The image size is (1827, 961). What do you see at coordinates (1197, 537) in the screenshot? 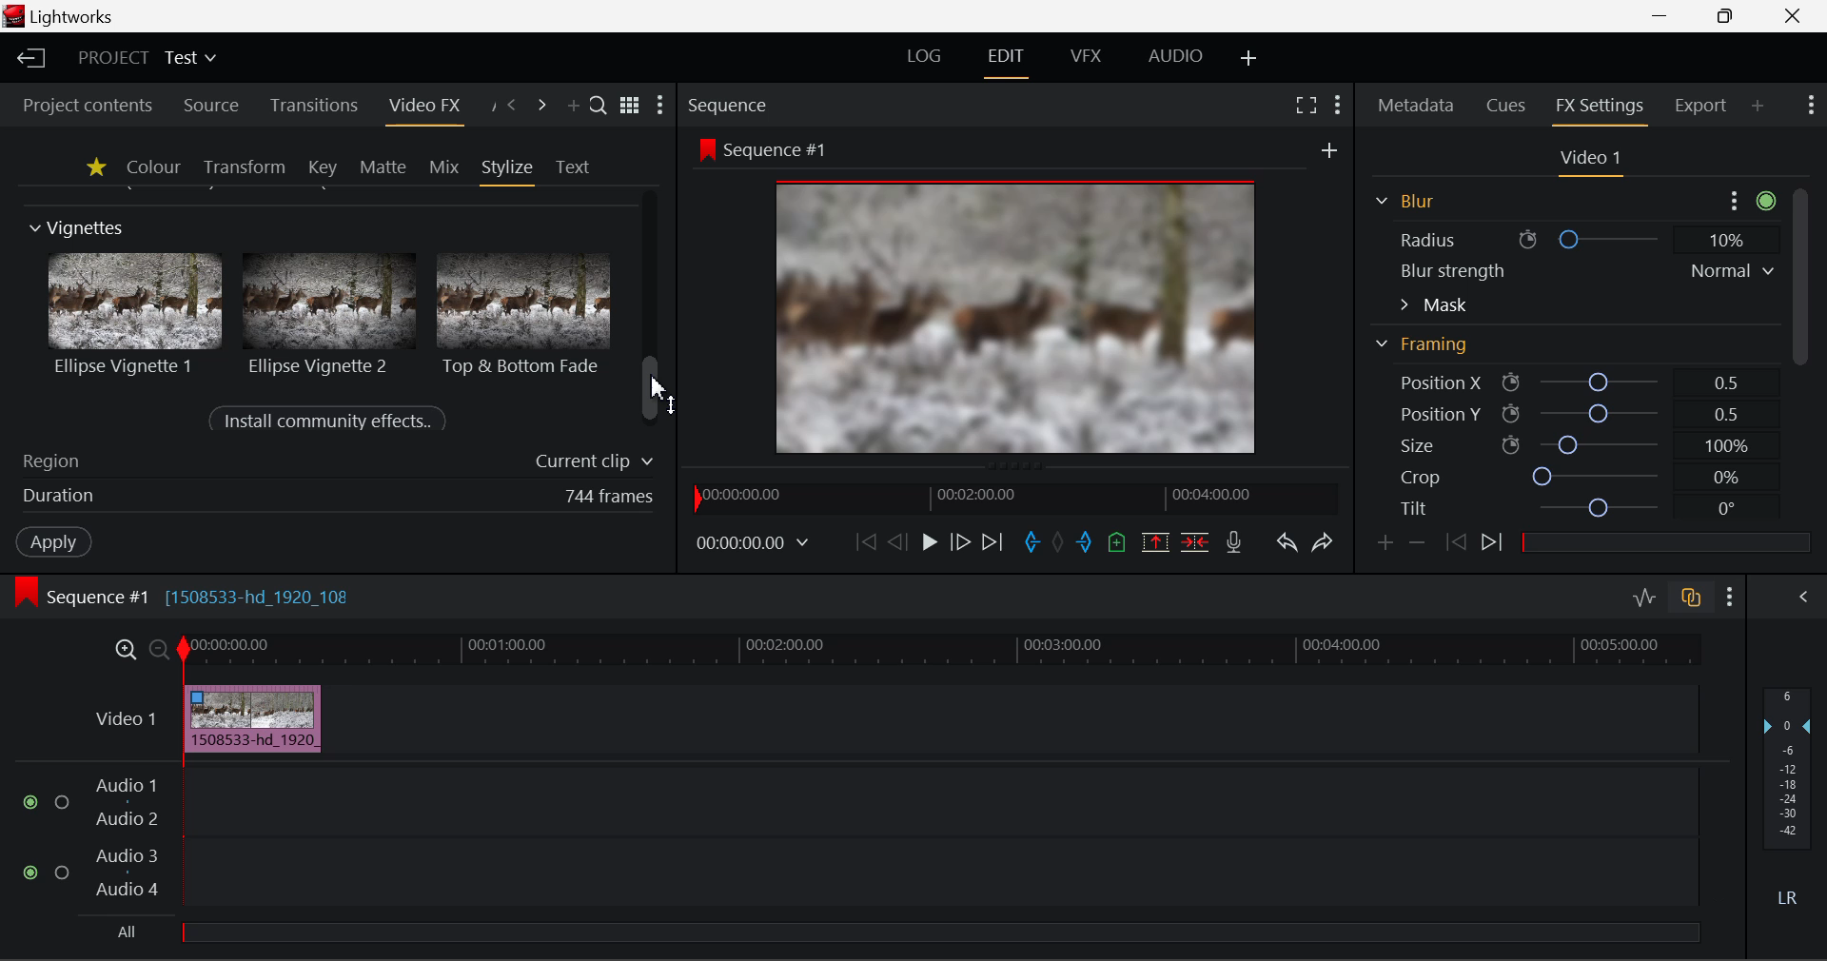
I see `Delete/Cut` at bounding box center [1197, 537].